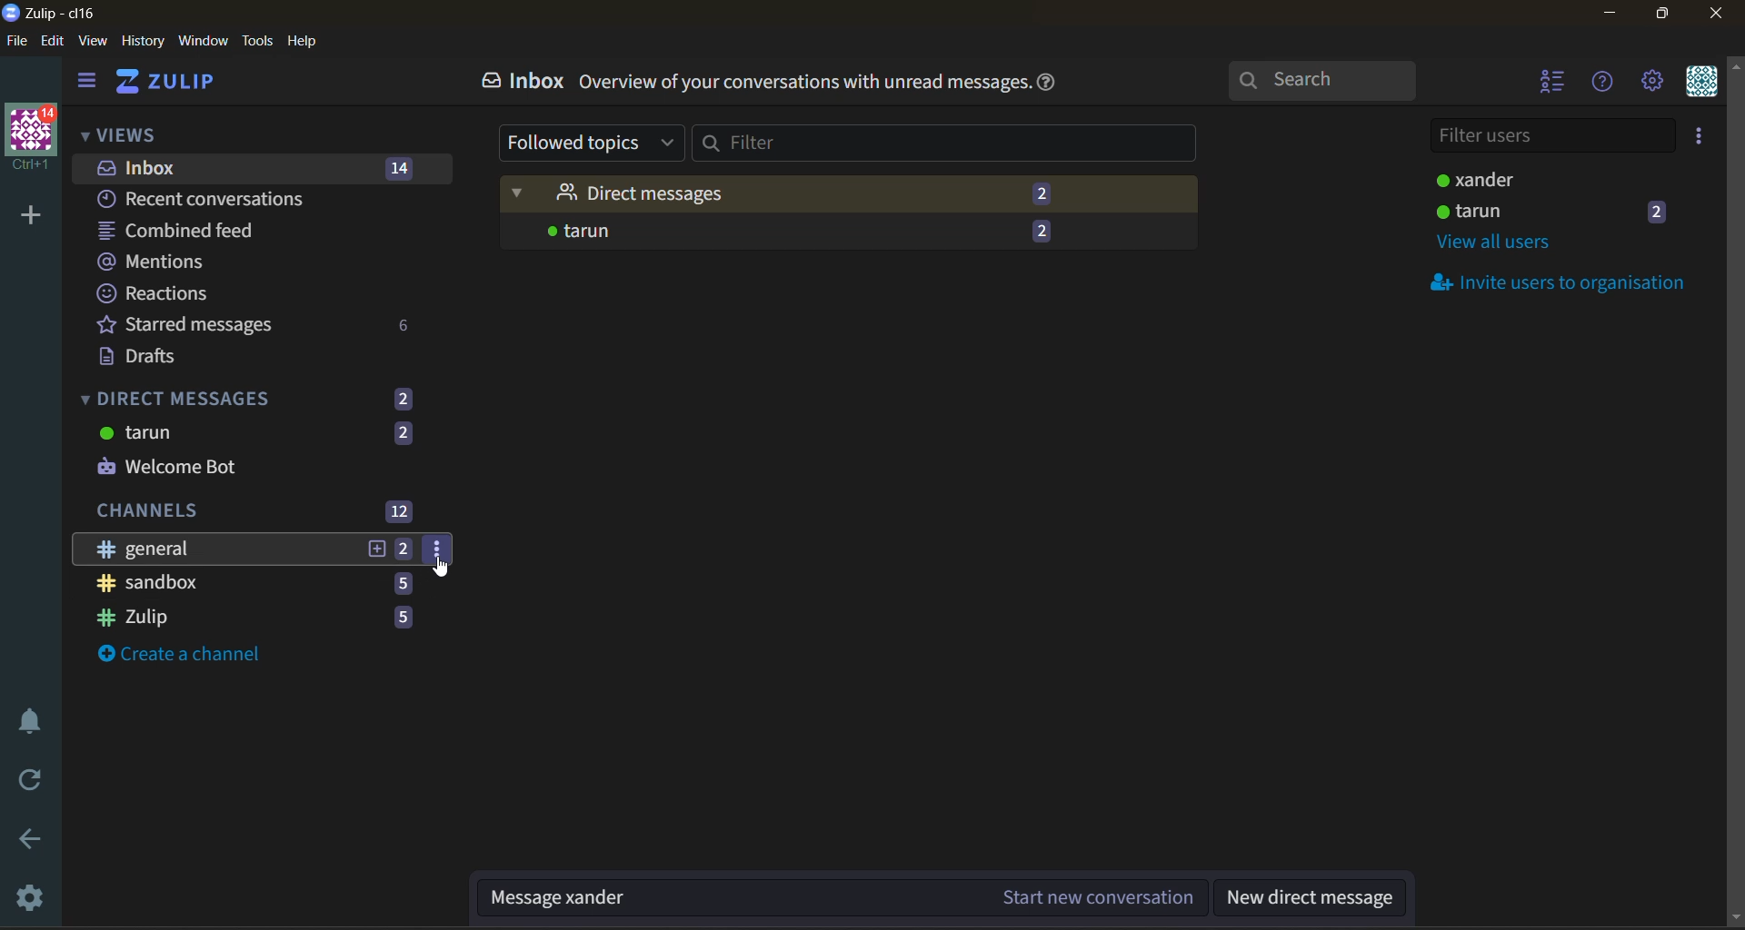 The height and width of the screenshot is (930, 1745). Describe the element at coordinates (303, 43) in the screenshot. I see `help` at that location.